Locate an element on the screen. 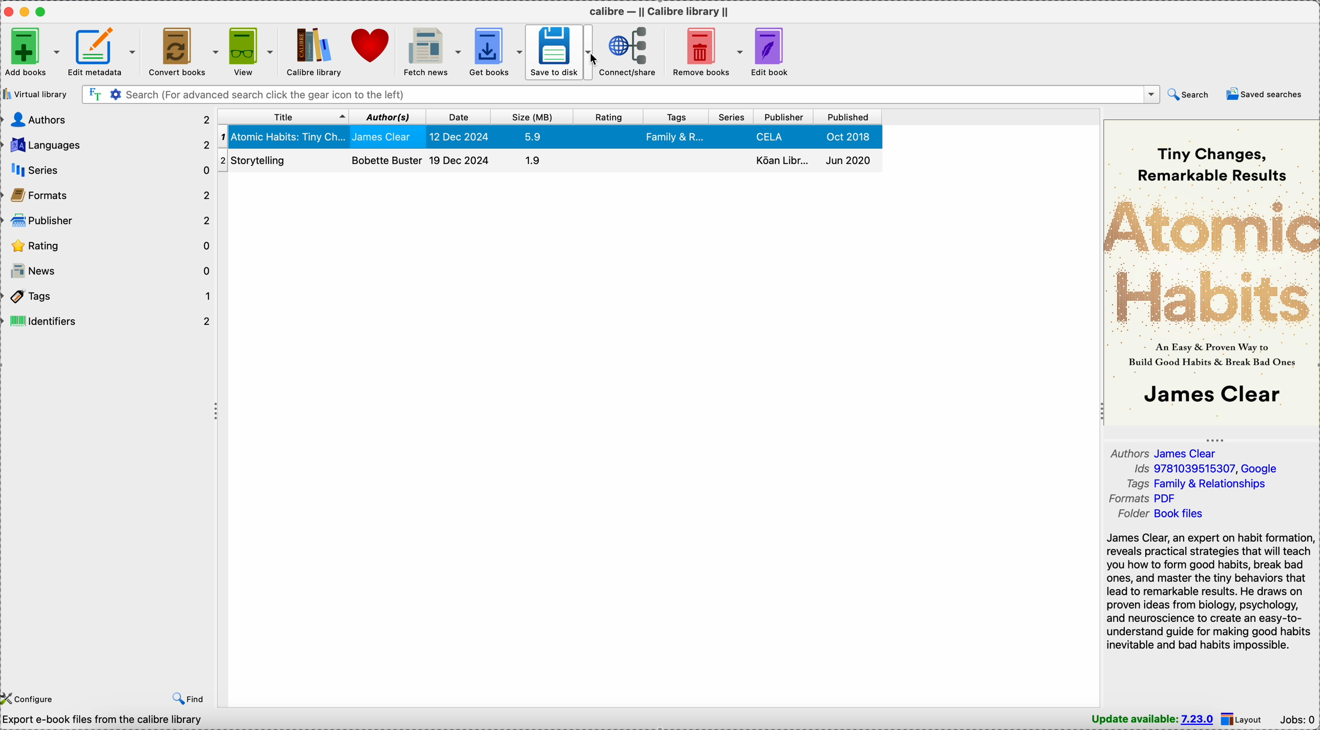  convert books is located at coordinates (183, 51).